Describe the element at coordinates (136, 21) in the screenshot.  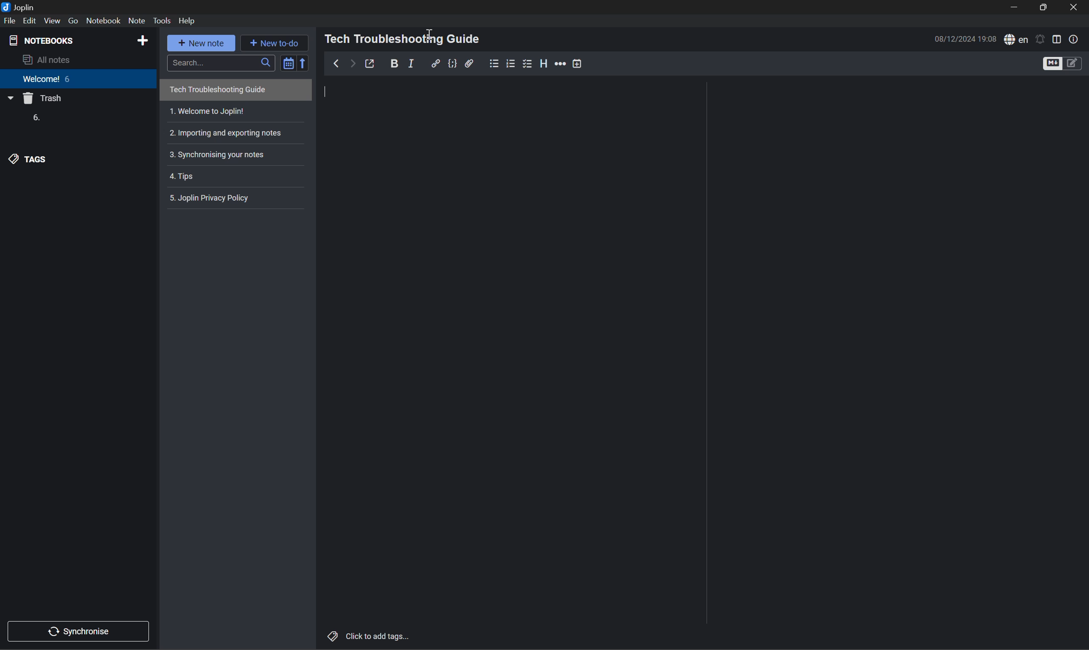
I see `Note` at that location.